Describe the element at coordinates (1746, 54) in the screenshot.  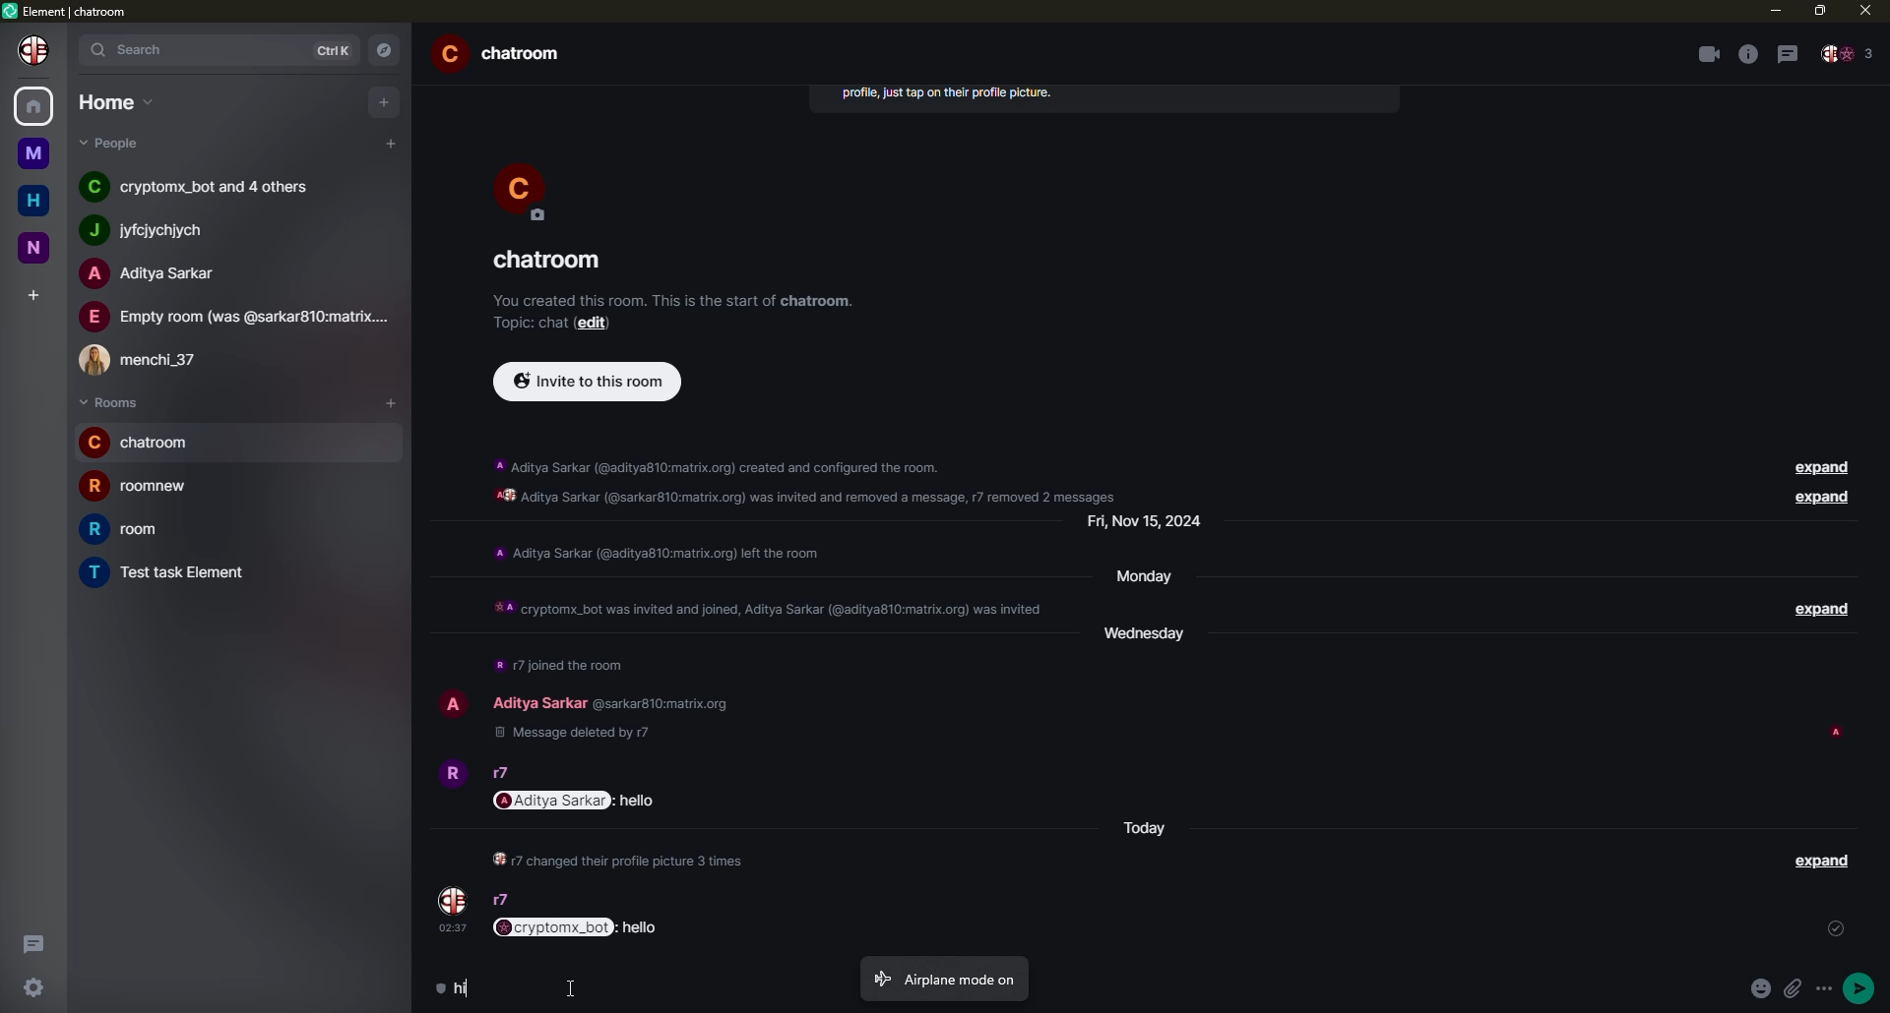
I see `info` at that location.